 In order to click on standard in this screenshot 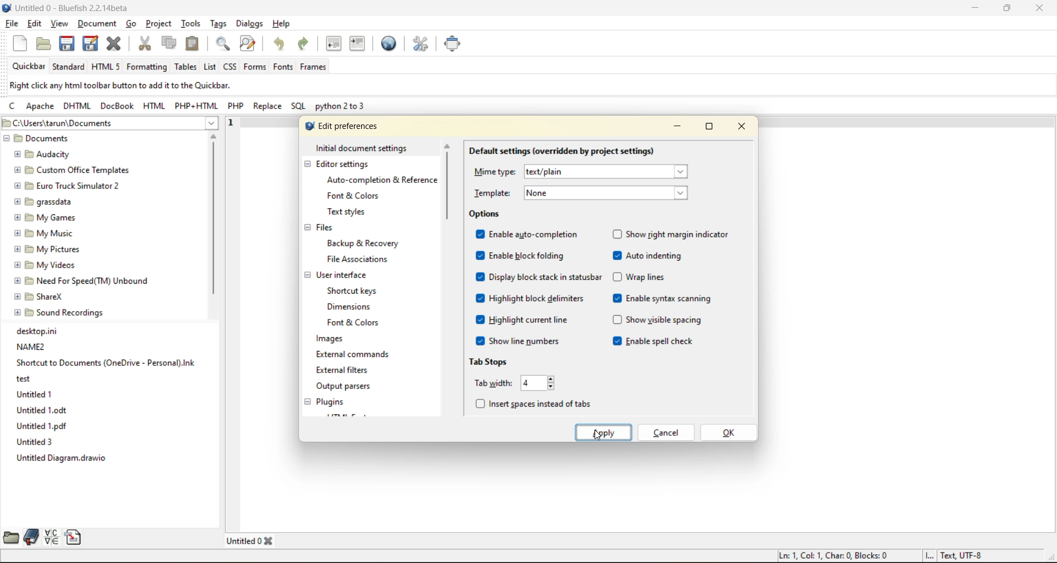, I will do `click(69, 68)`.